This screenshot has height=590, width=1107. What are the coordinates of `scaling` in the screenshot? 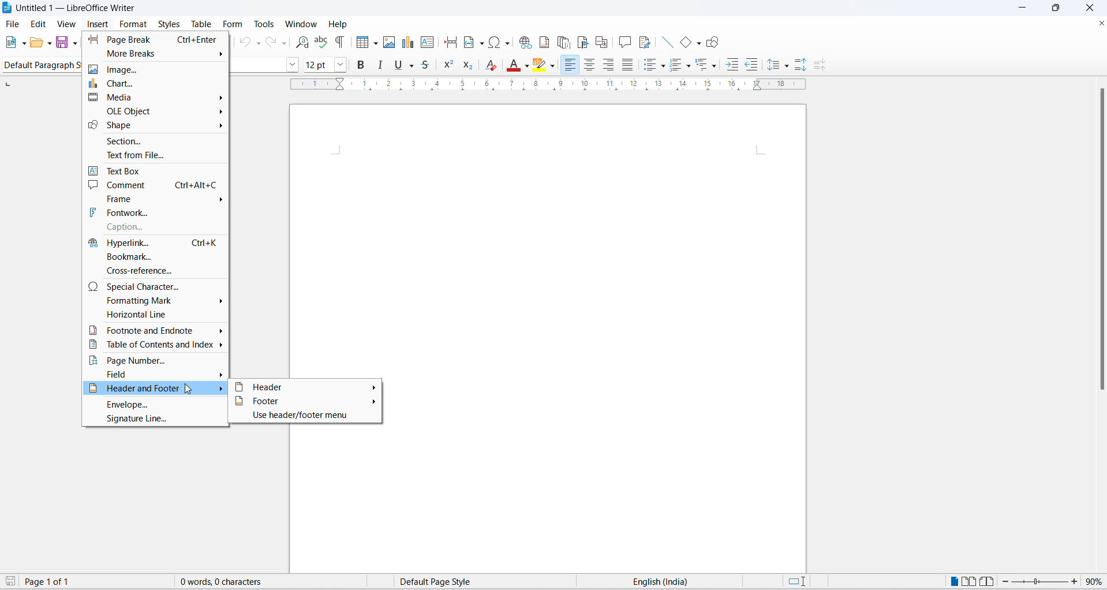 It's located at (554, 89).